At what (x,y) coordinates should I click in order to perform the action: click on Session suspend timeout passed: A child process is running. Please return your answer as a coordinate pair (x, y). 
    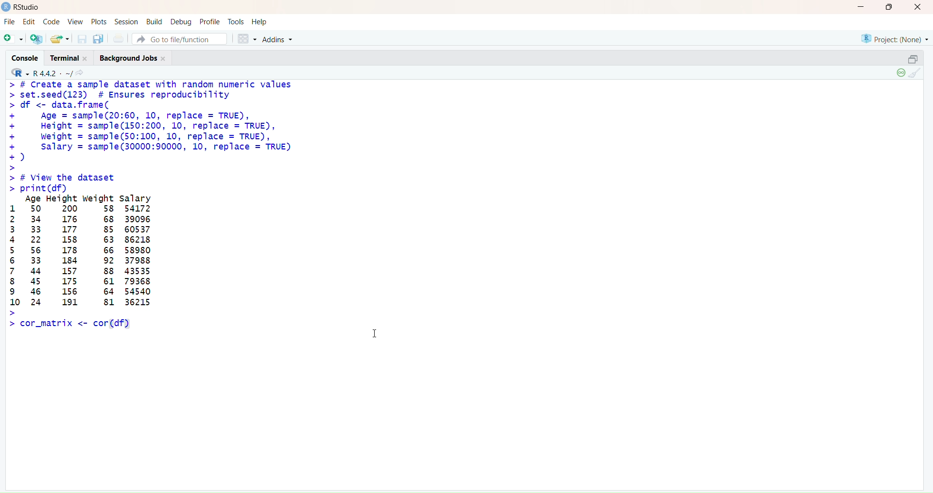
    Looking at the image, I should click on (899, 73).